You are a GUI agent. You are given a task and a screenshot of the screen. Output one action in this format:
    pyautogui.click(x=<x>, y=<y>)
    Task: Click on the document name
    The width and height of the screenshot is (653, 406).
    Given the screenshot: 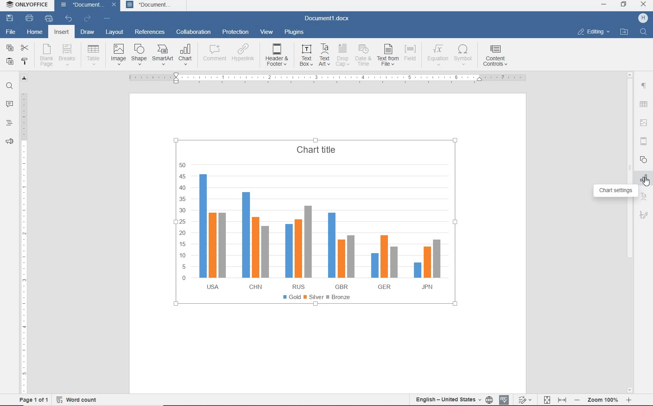 What is the action you would take?
    pyautogui.click(x=330, y=18)
    